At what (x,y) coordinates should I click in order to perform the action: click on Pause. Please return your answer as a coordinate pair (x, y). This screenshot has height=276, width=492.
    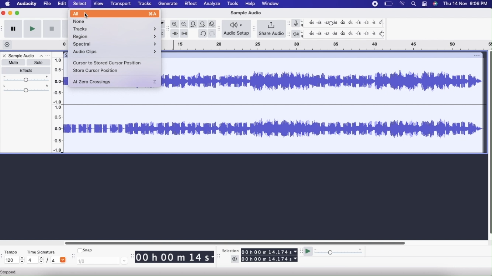
    Looking at the image, I should click on (14, 29).